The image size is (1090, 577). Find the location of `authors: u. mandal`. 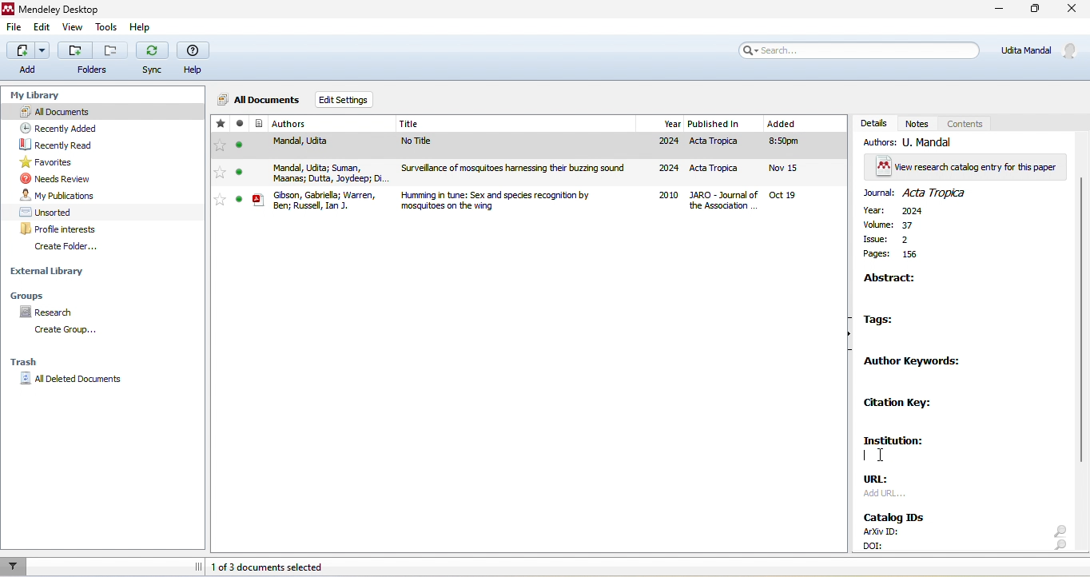

authors: u. mandal is located at coordinates (915, 142).